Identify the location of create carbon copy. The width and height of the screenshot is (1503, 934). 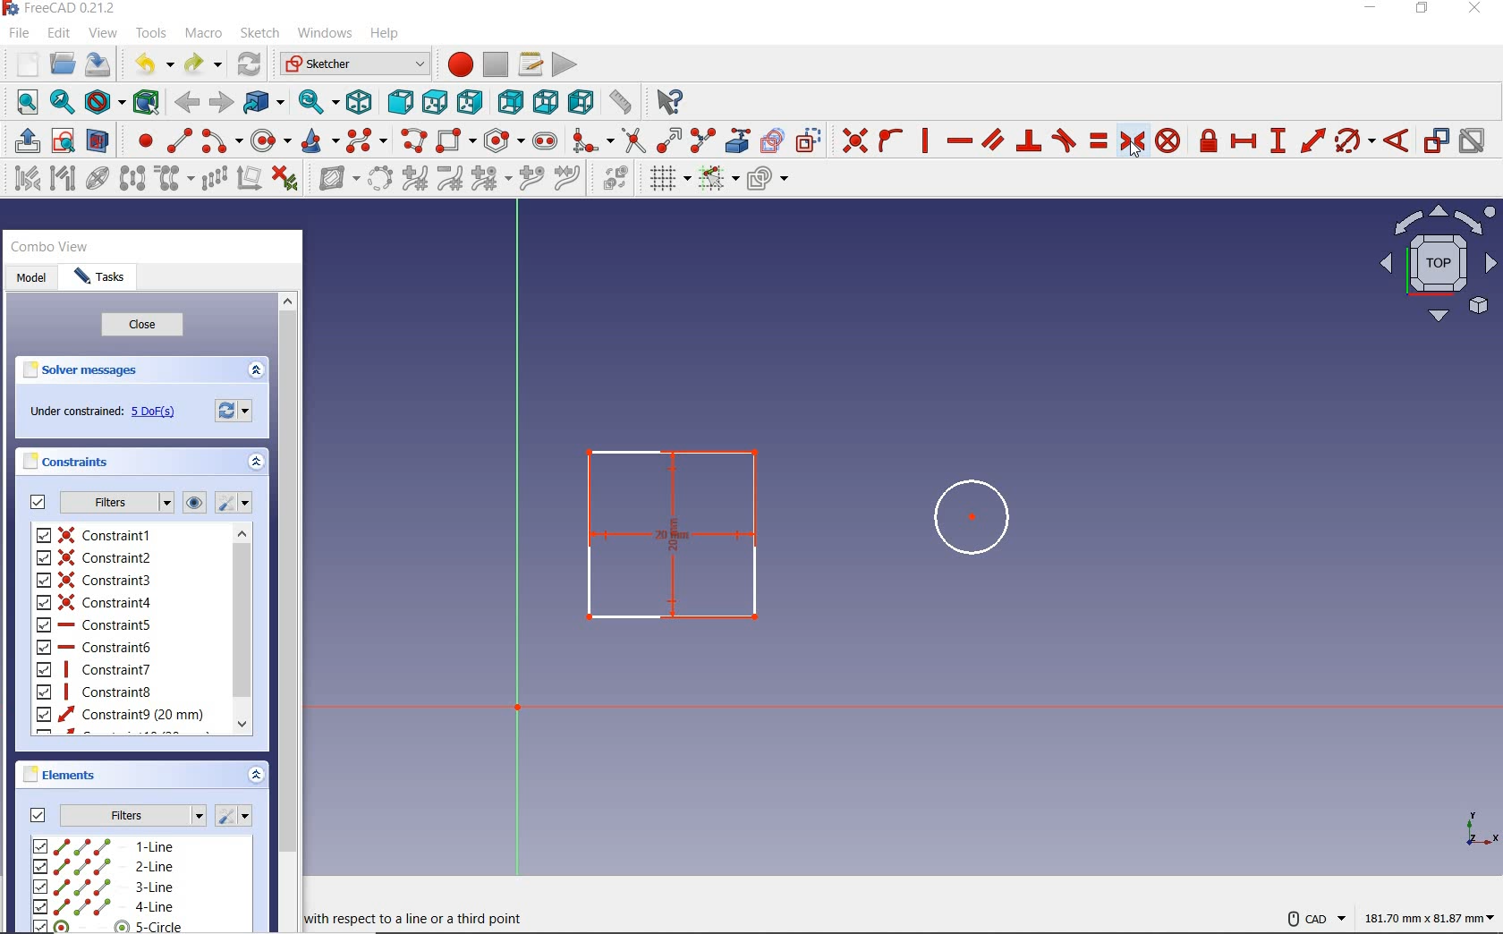
(773, 140).